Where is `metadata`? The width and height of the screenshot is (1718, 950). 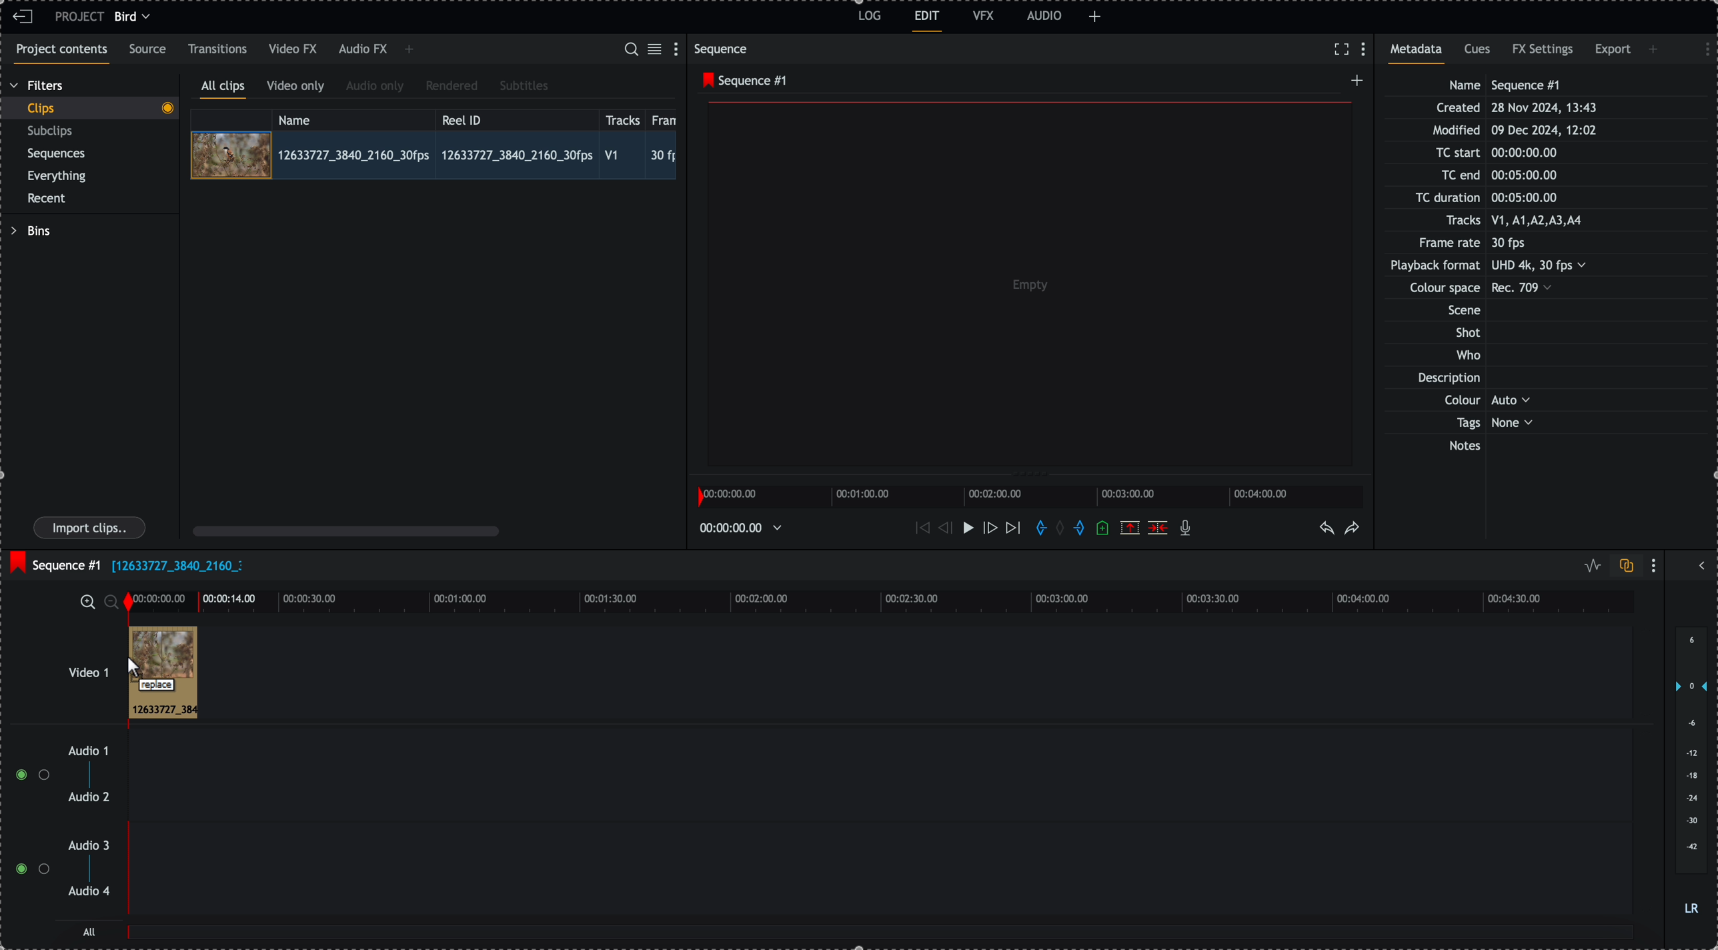
metadata is located at coordinates (1501, 267).